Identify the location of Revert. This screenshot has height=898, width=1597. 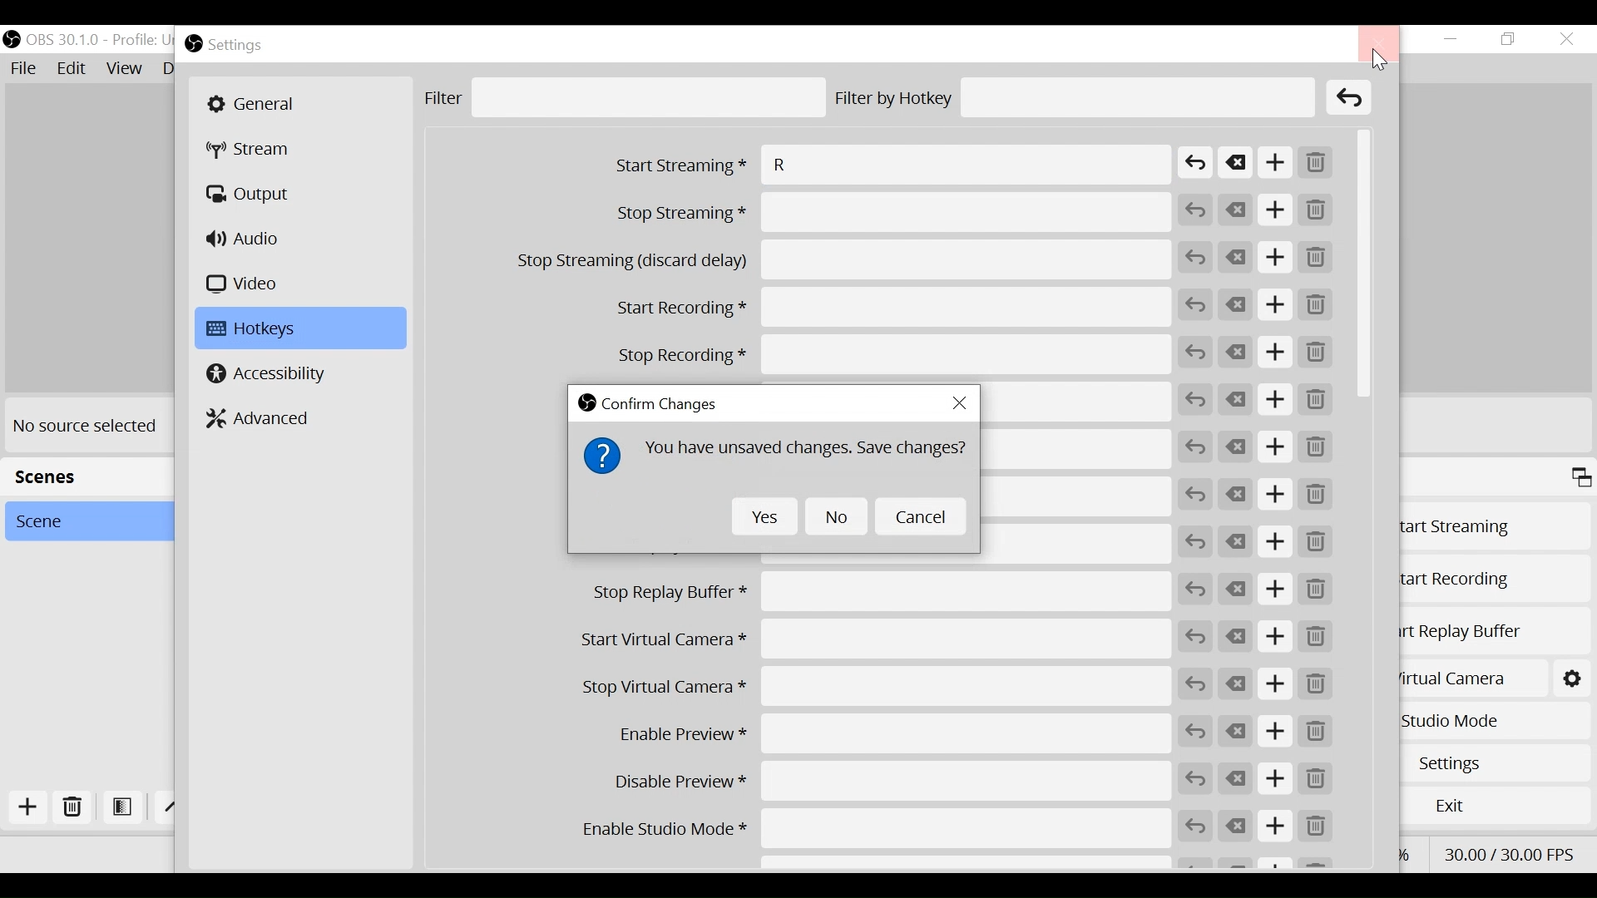
(1196, 494).